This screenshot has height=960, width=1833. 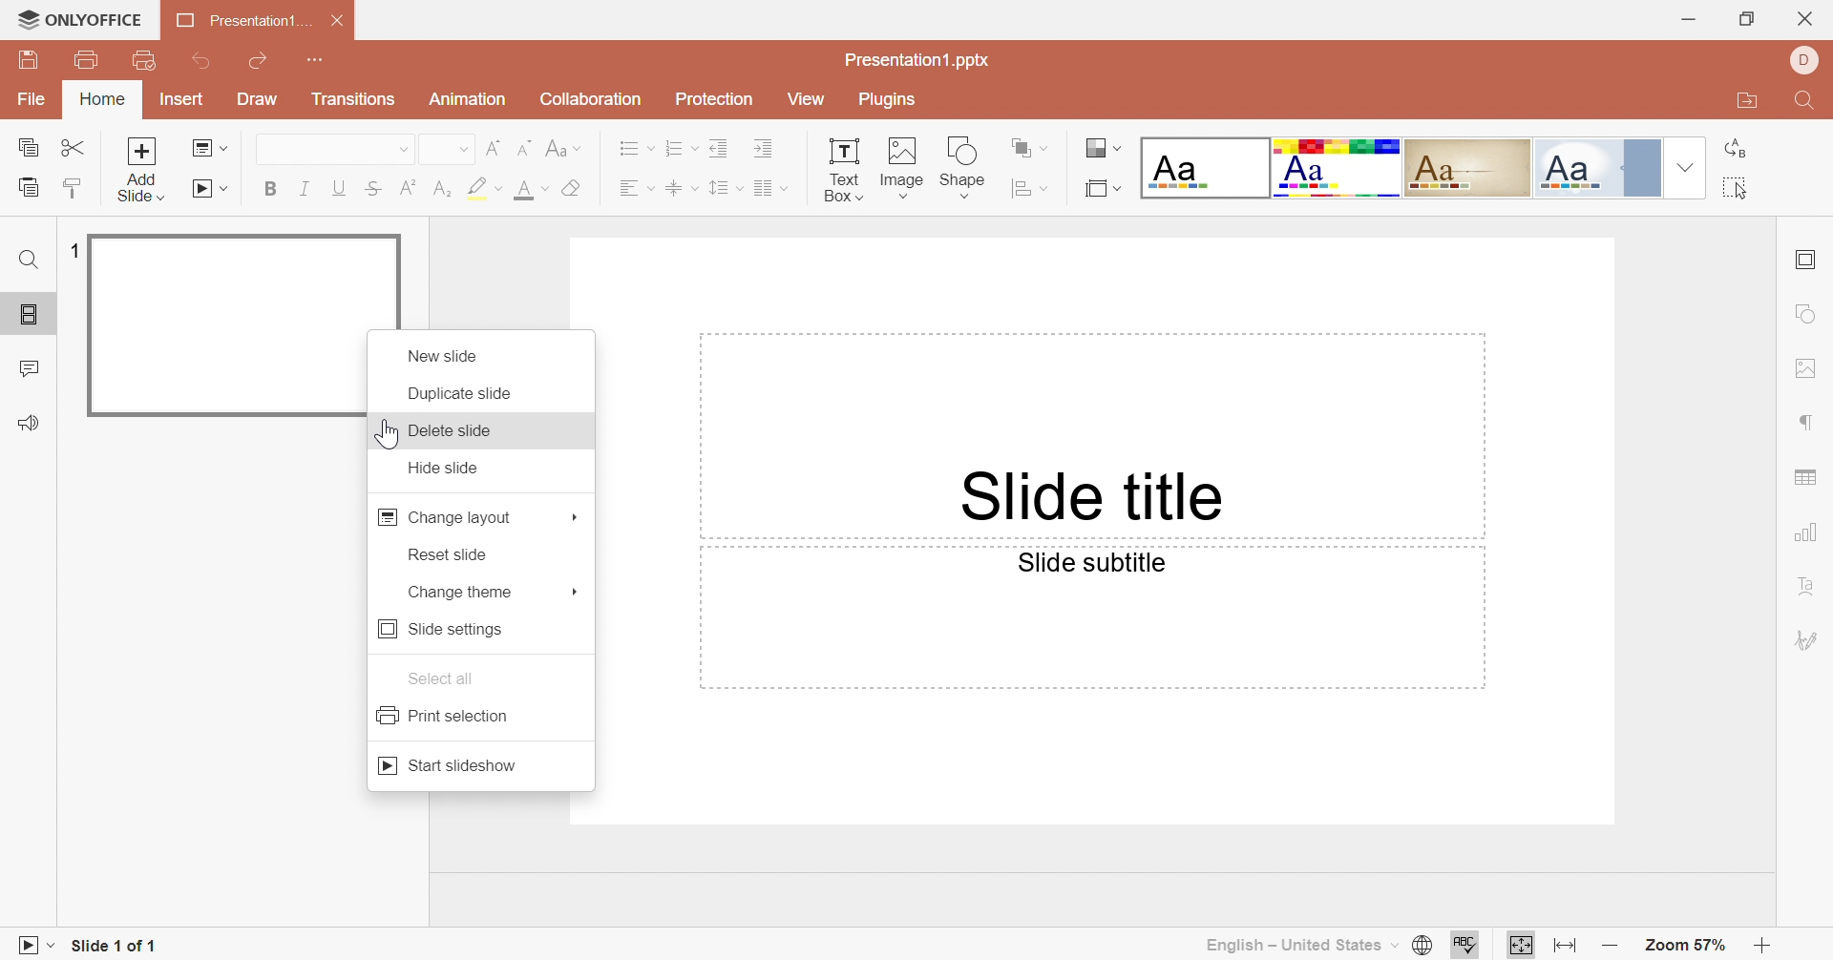 What do you see at coordinates (223, 148) in the screenshot?
I see `Drop Down` at bounding box center [223, 148].